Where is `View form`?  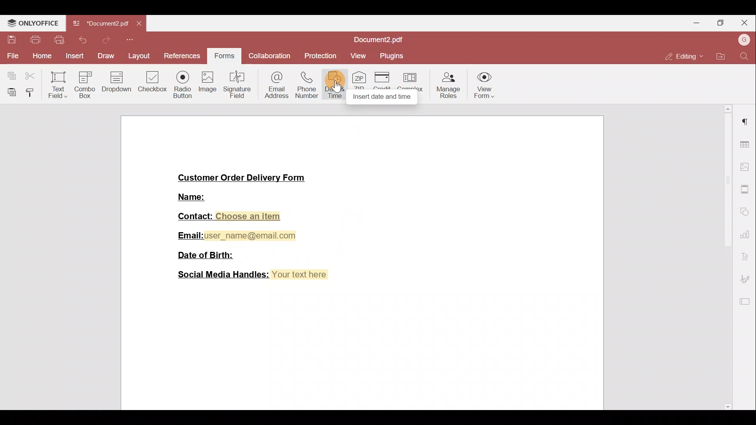 View form is located at coordinates (483, 87).